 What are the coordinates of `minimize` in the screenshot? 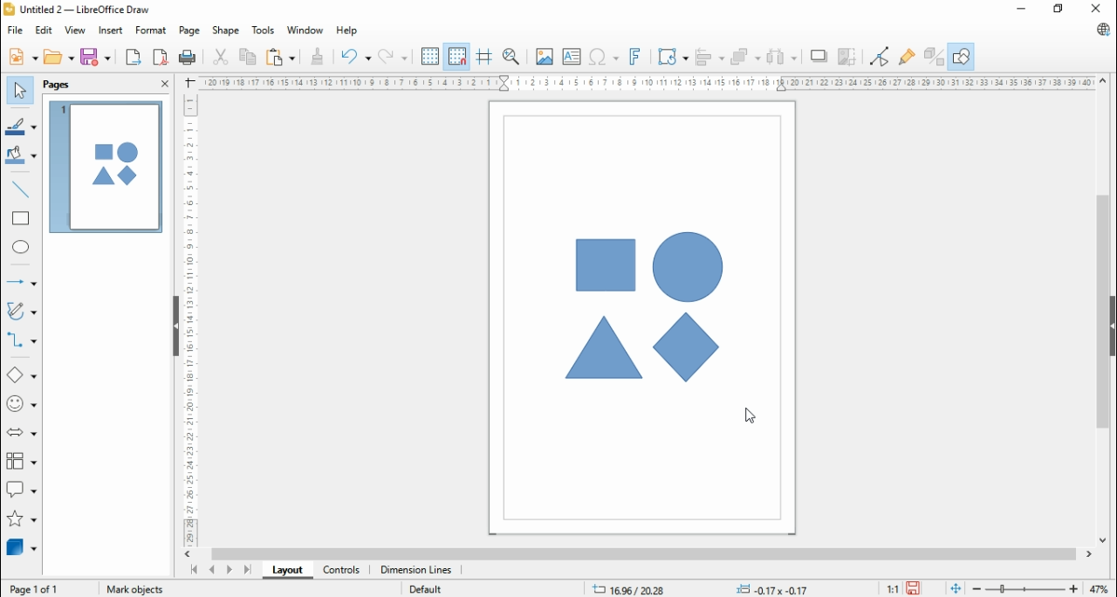 It's located at (1020, 9).